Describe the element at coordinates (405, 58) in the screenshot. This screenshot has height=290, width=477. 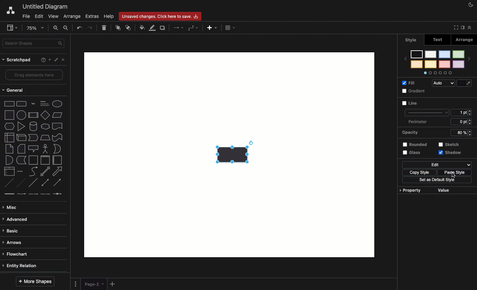
I see `previous` at that location.